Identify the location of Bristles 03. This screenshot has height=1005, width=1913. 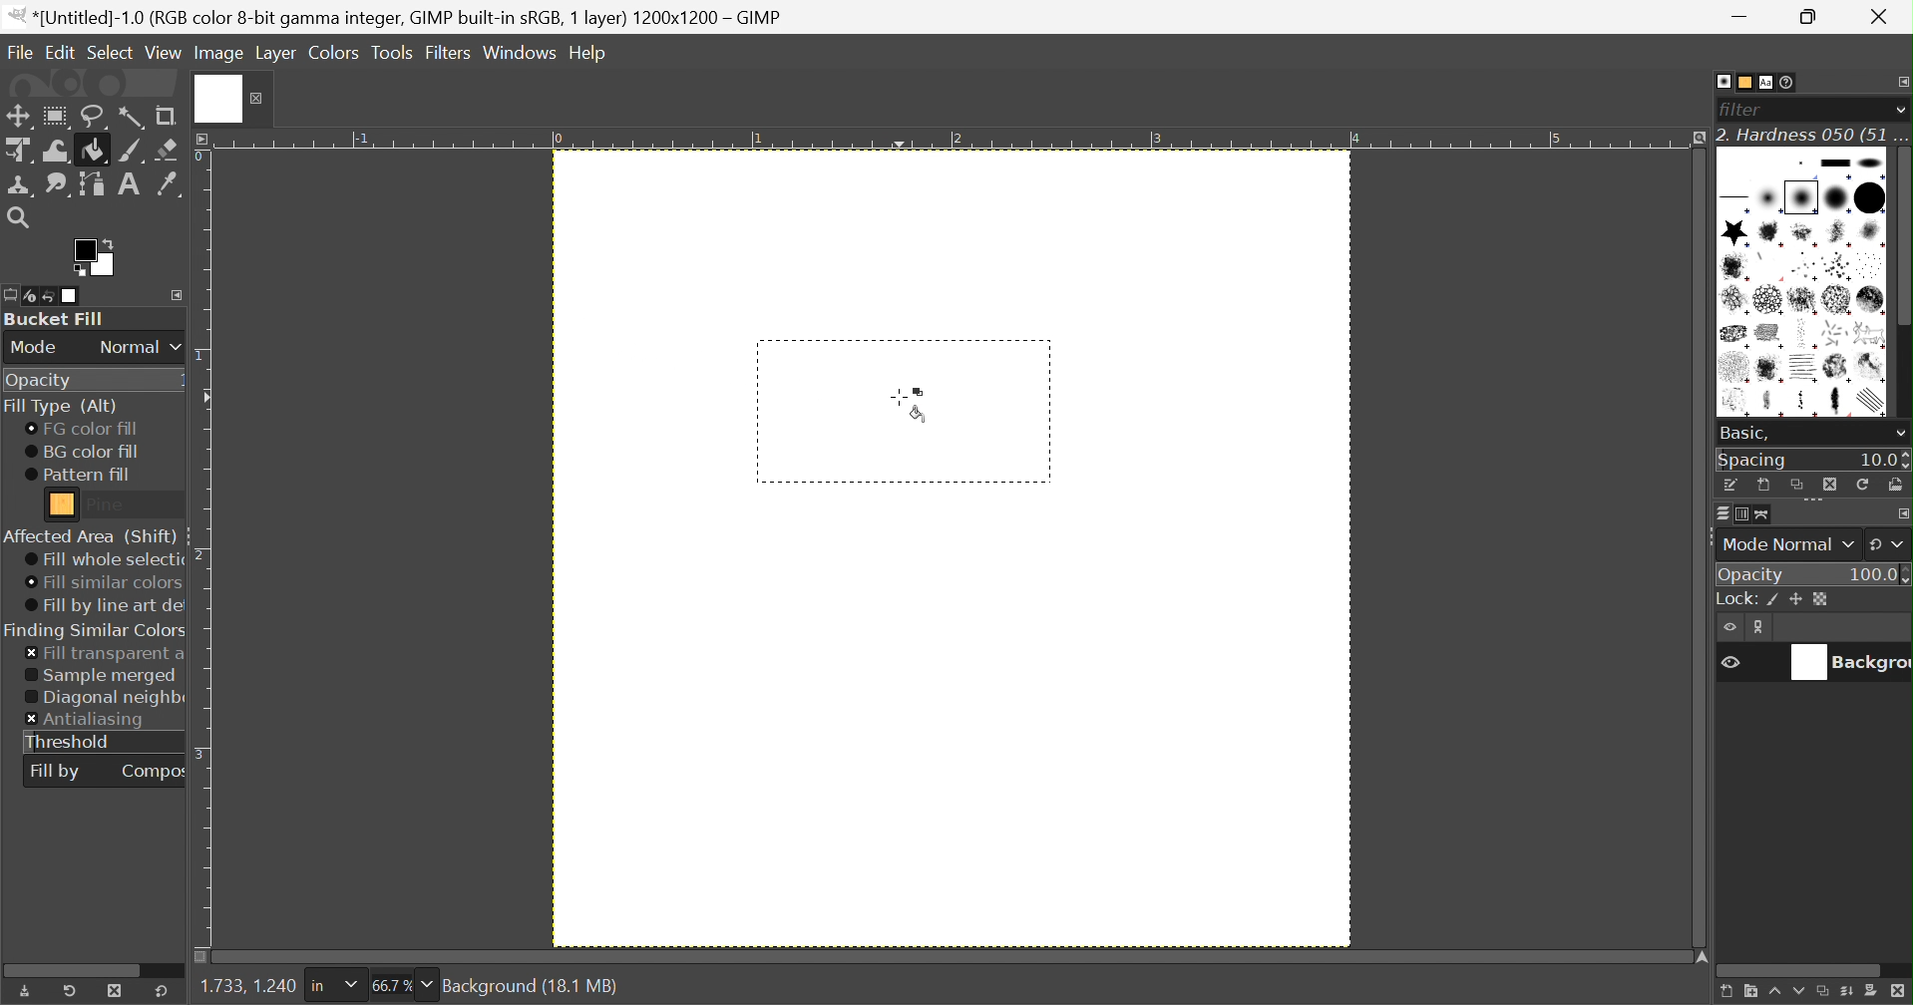
(1872, 266).